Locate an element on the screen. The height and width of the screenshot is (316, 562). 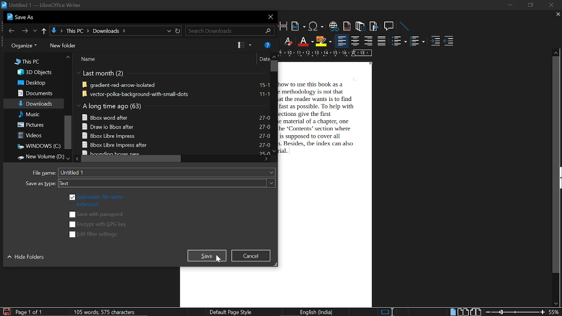
Documents is located at coordinates (34, 93).